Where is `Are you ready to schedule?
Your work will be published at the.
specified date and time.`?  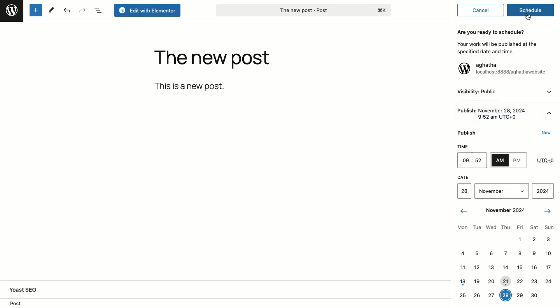 Are you ready to schedule?
Your work will be published at the.
specified date and time. is located at coordinates (495, 41).